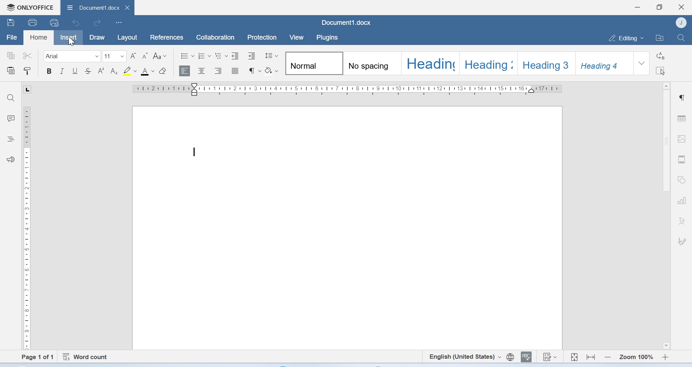  Describe the element at coordinates (11, 159) in the screenshot. I see `Feedback and support` at that location.